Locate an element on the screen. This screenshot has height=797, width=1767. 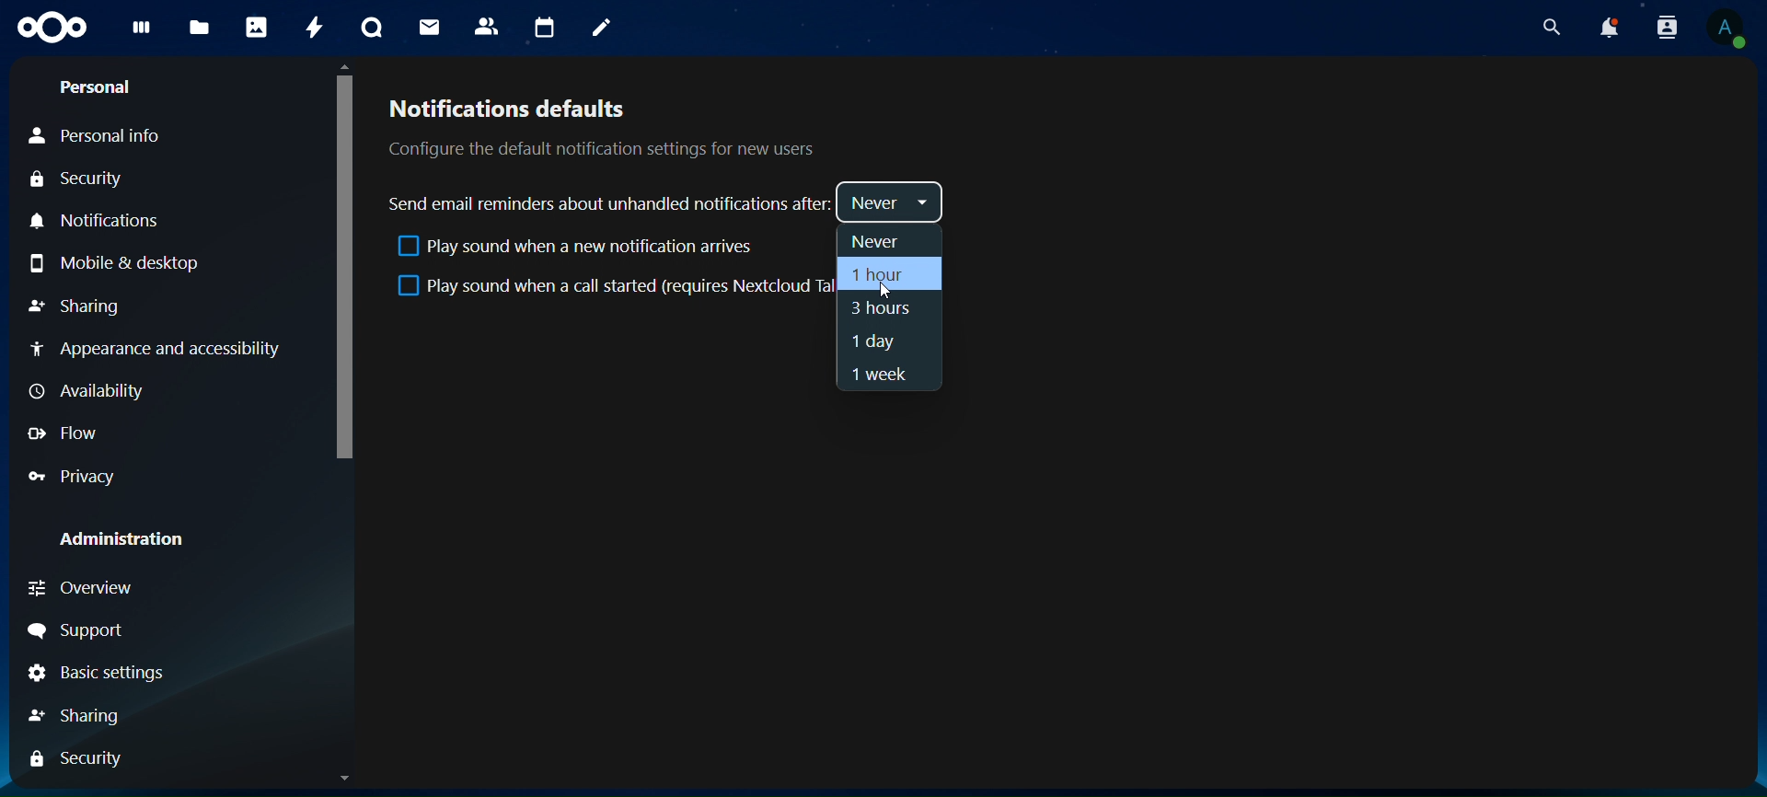
Flow is located at coordinates (63, 433).